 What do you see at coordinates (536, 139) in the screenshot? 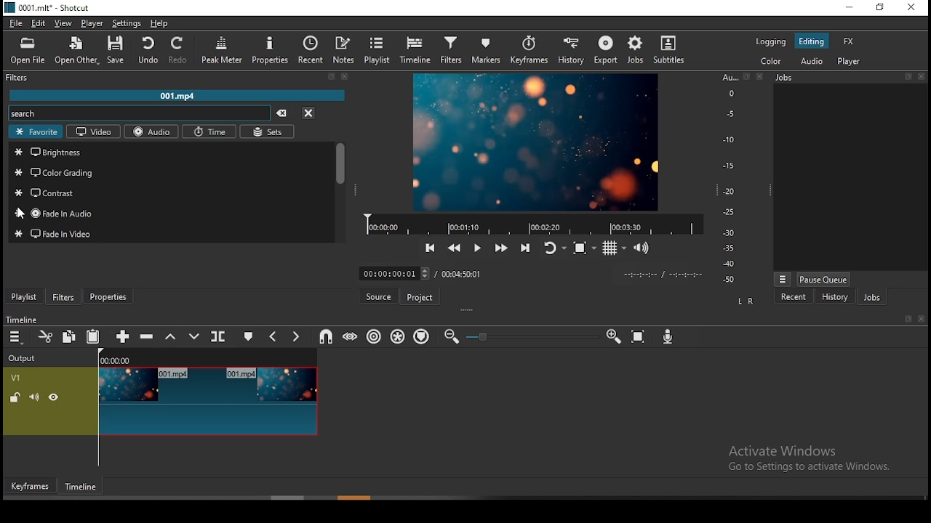
I see `preview` at bounding box center [536, 139].